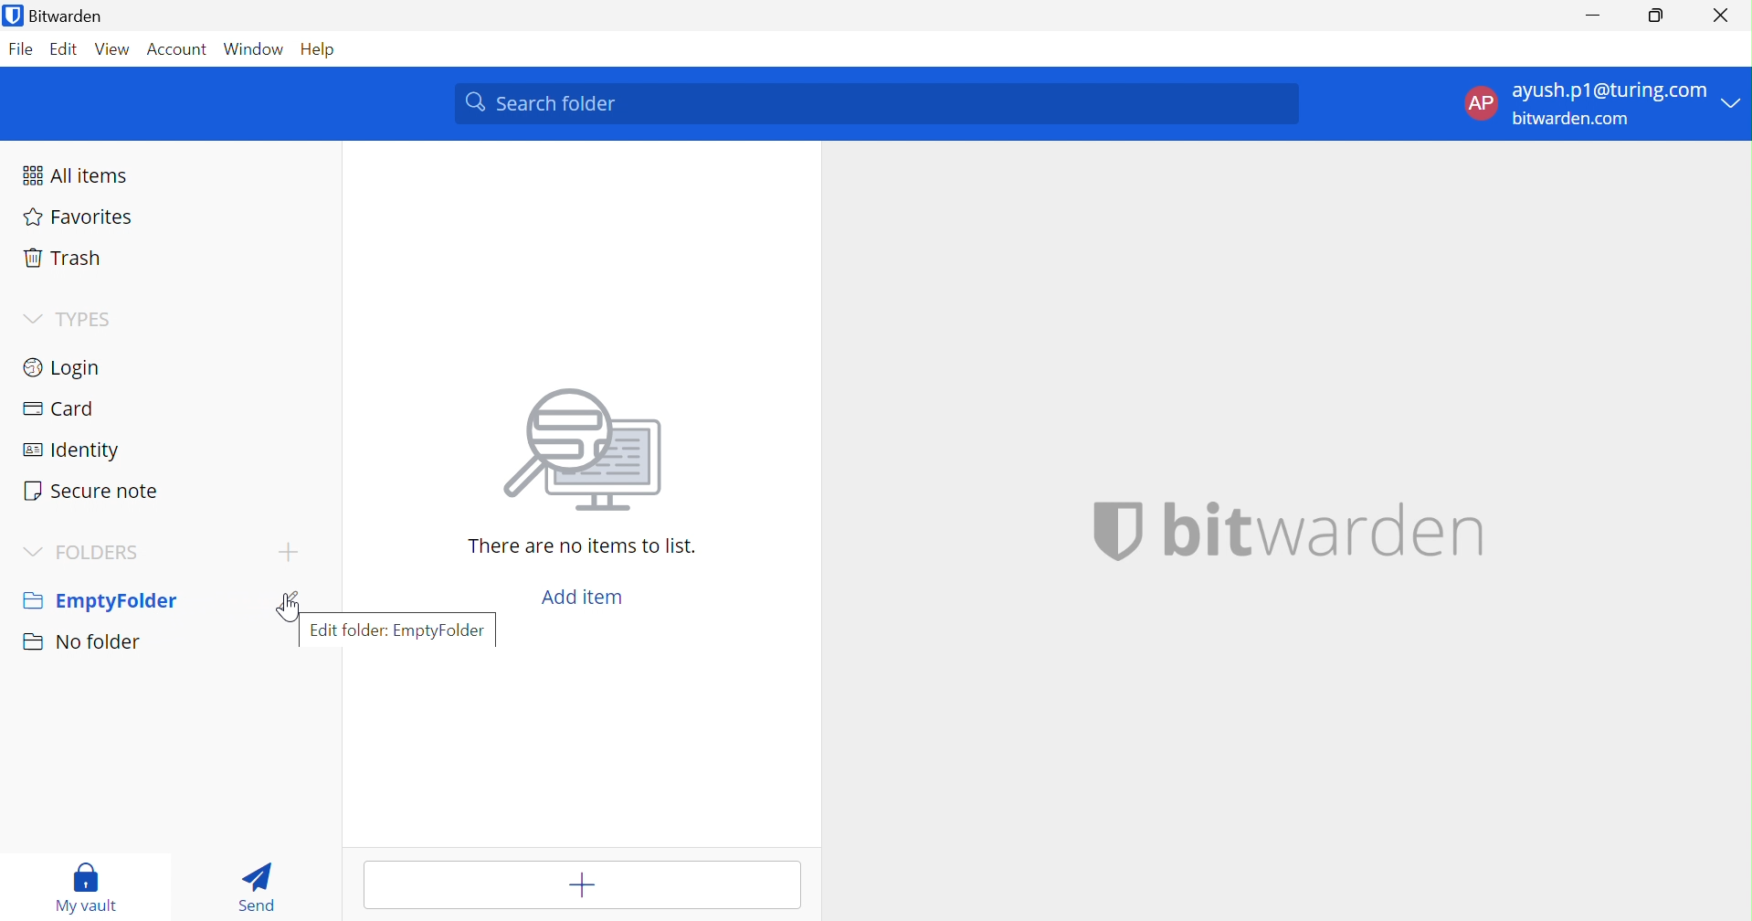 This screenshot has width=1752, height=921. Describe the element at coordinates (582, 547) in the screenshot. I see `There are no items to list.` at that location.